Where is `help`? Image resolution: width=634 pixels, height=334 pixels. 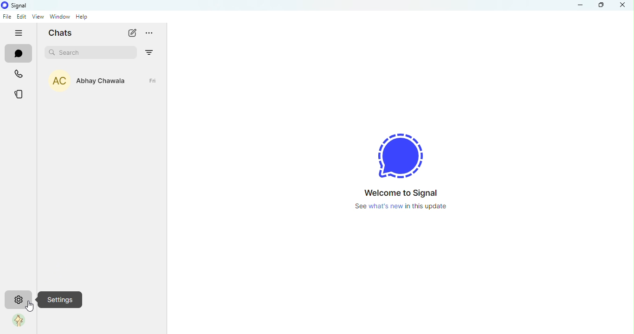
help is located at coordinates (82, 19).